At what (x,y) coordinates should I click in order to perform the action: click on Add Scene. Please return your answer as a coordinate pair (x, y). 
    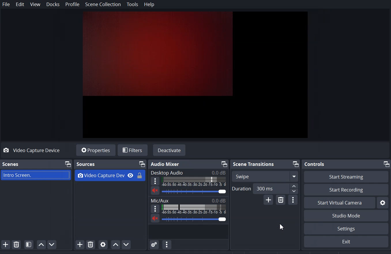
    Looking at the image, I should click on (5, 244).